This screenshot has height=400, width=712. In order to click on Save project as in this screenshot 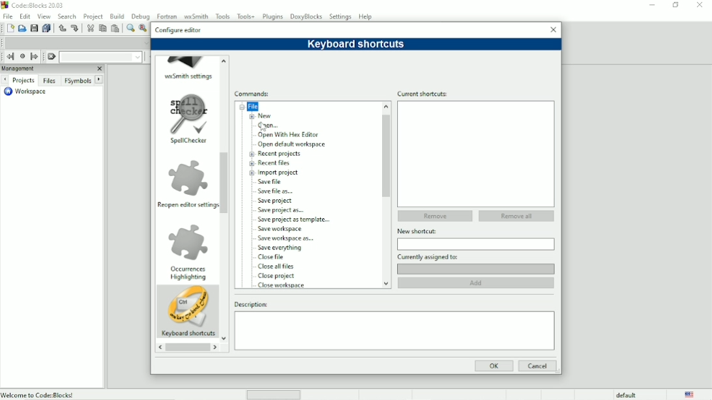, I will do `click(283, 210)`.